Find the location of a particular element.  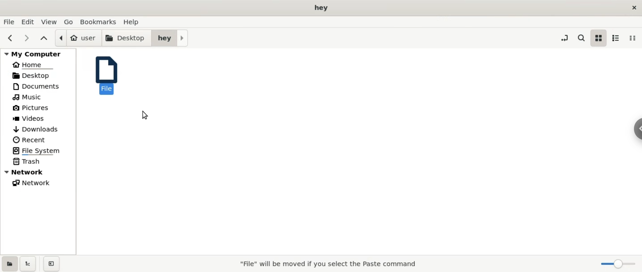

edit is located at coordinates (28, 22).